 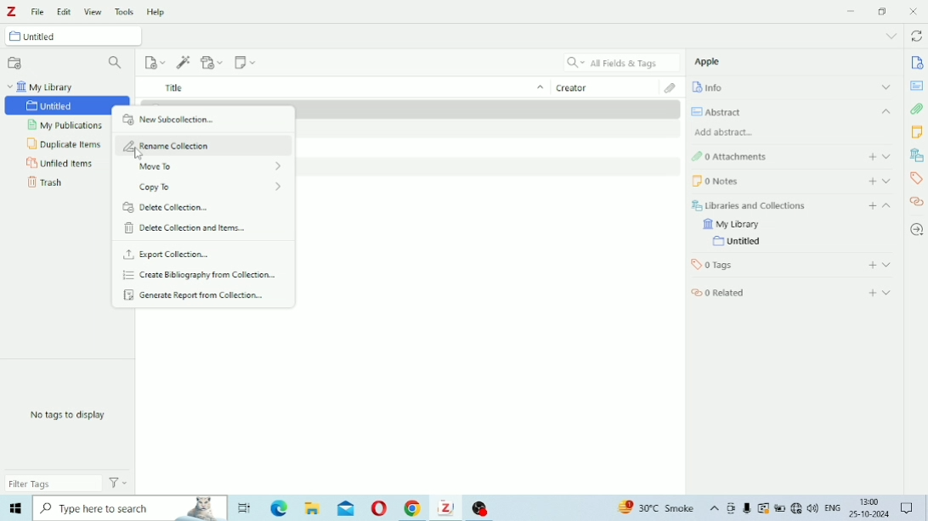 I want to click on Filter Collections, so click(x=116, y=62).